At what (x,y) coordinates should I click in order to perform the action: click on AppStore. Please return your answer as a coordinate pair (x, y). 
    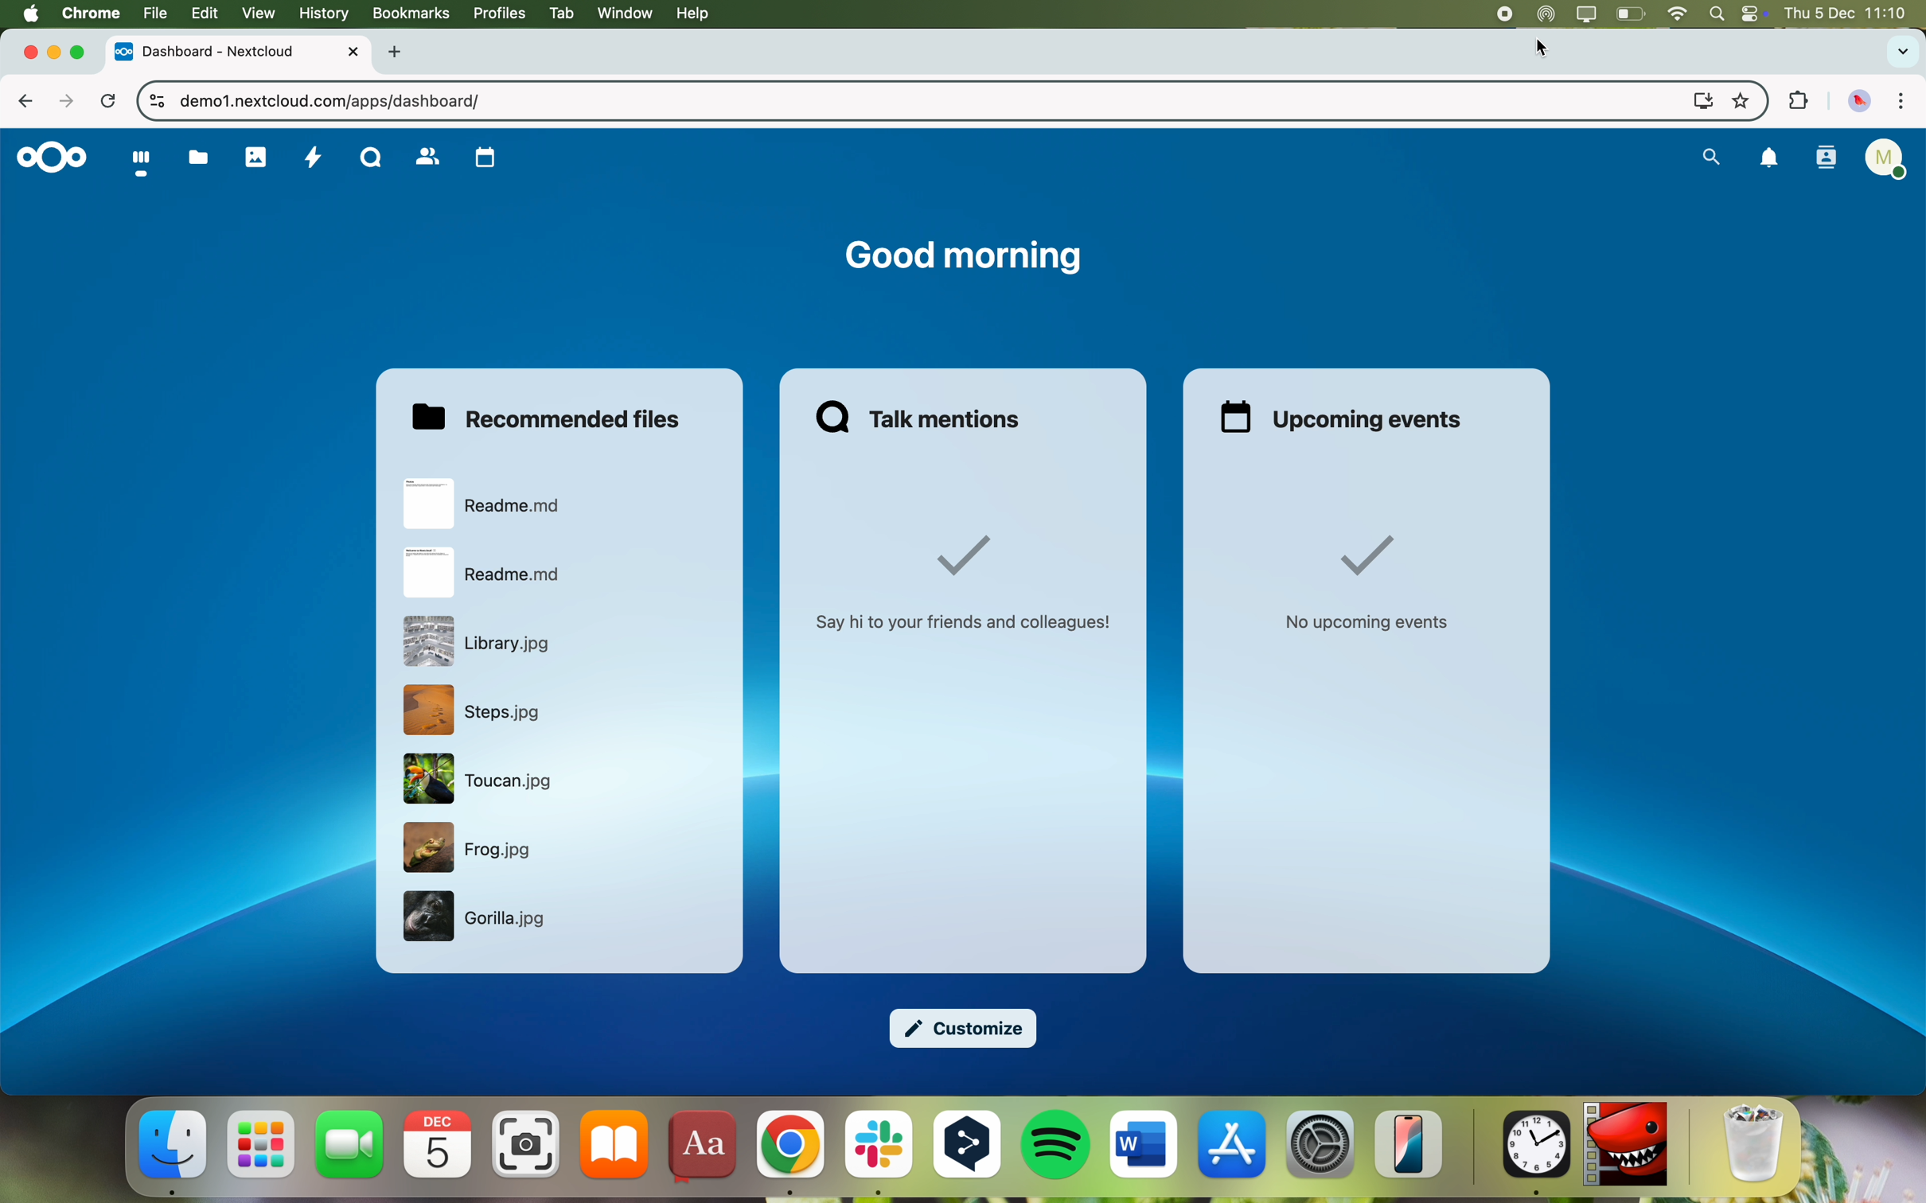
    Looking at the image, I should click on (1233, 1147).